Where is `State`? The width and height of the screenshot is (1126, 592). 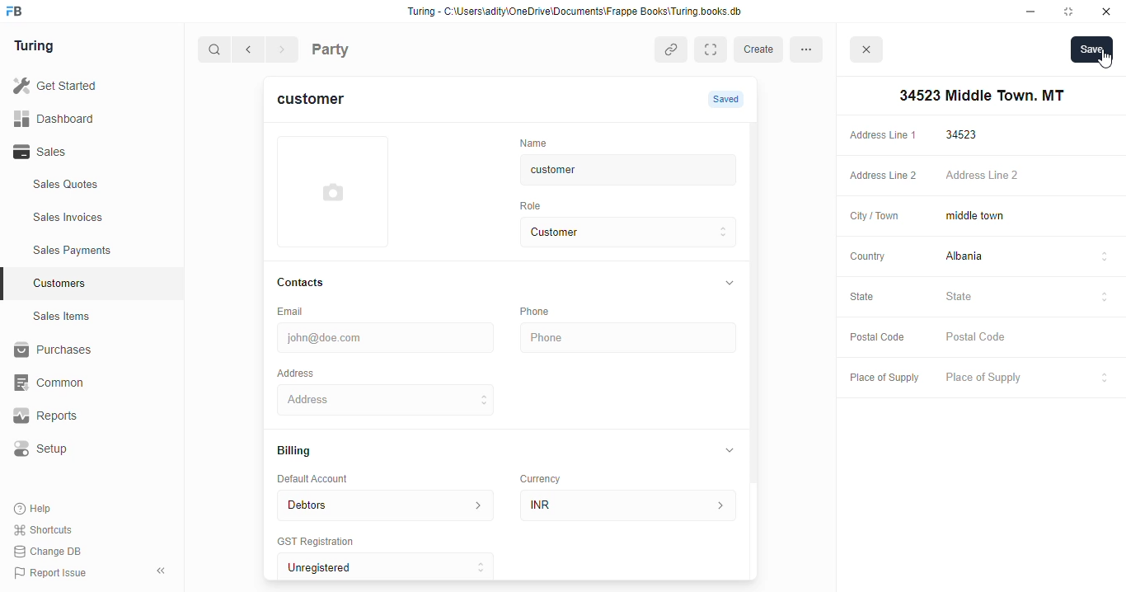 State is located at coordinates (1028, 297).